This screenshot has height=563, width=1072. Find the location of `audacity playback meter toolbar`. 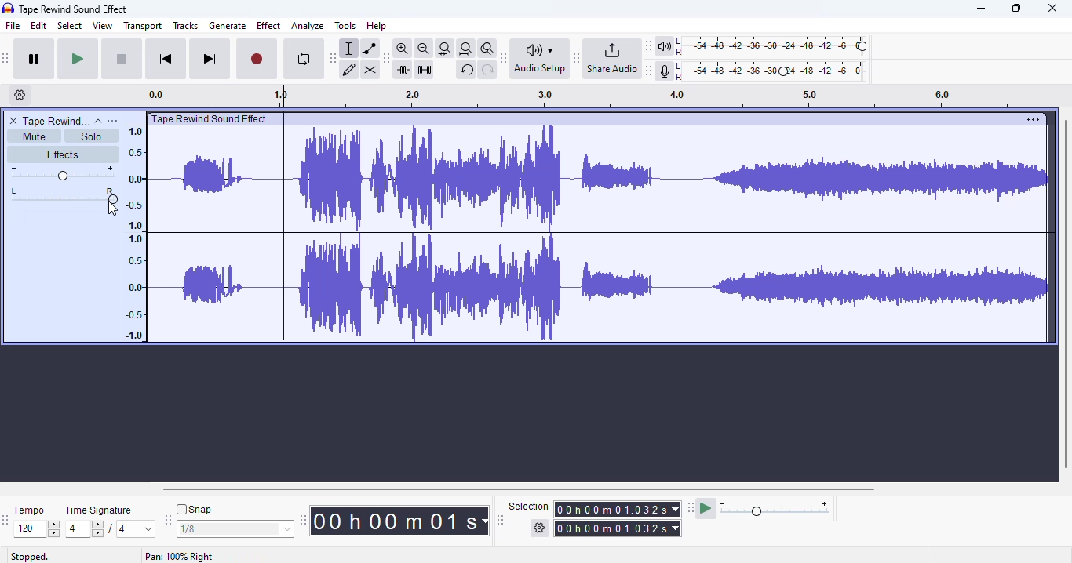

audacity playback meter toolbar is located at coordinates (648, 45).